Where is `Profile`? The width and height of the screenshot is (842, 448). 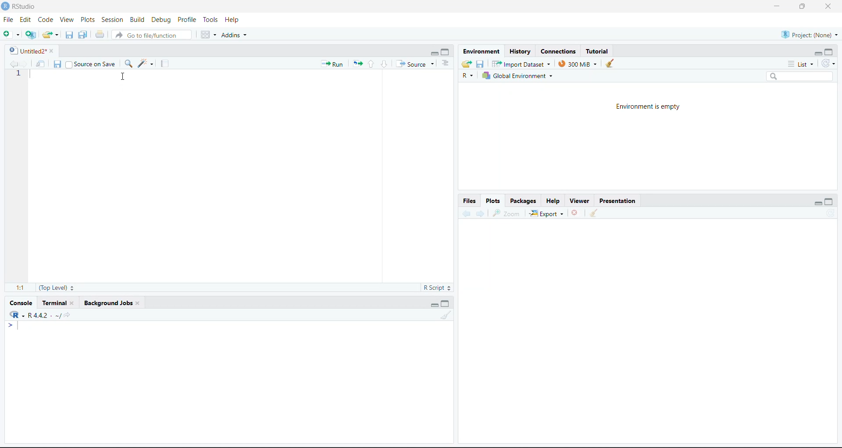 Profile is located at coordinates (187, 21).